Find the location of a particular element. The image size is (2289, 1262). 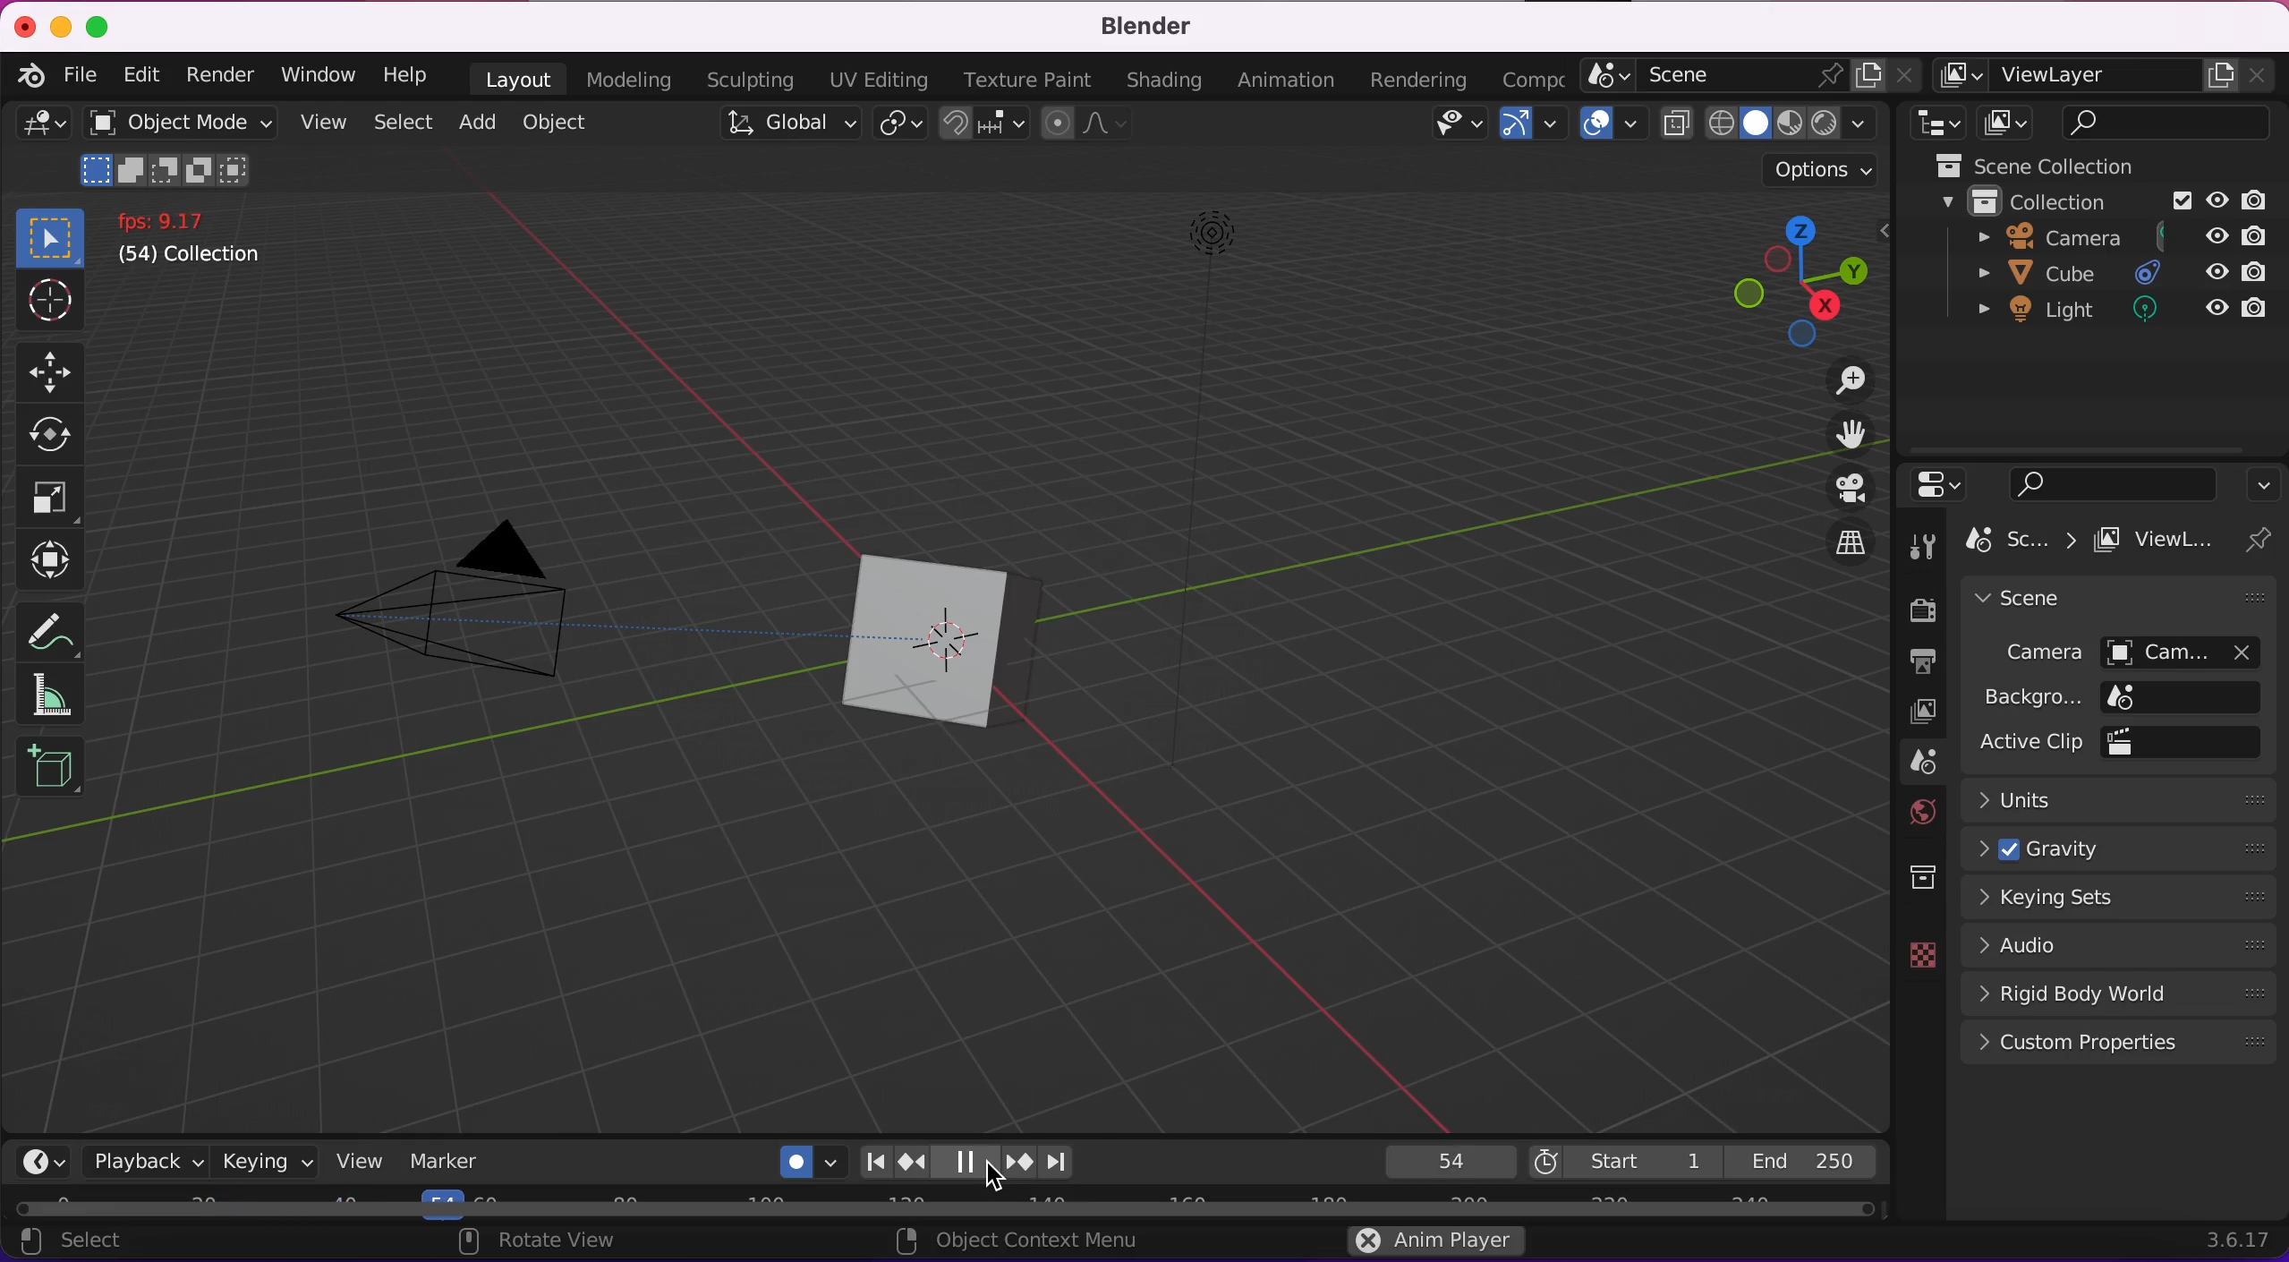

anim player is located at coordinates (1431, 1243).